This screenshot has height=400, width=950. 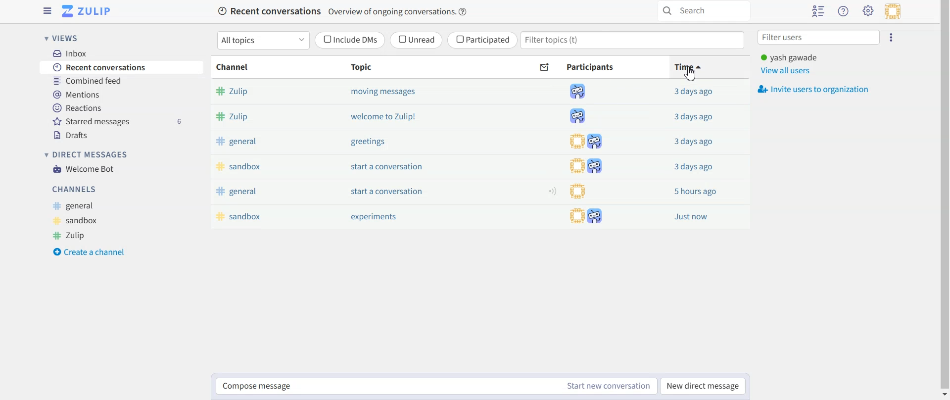 I want to click on Zulip moving messages, so click(x=338, y=90).